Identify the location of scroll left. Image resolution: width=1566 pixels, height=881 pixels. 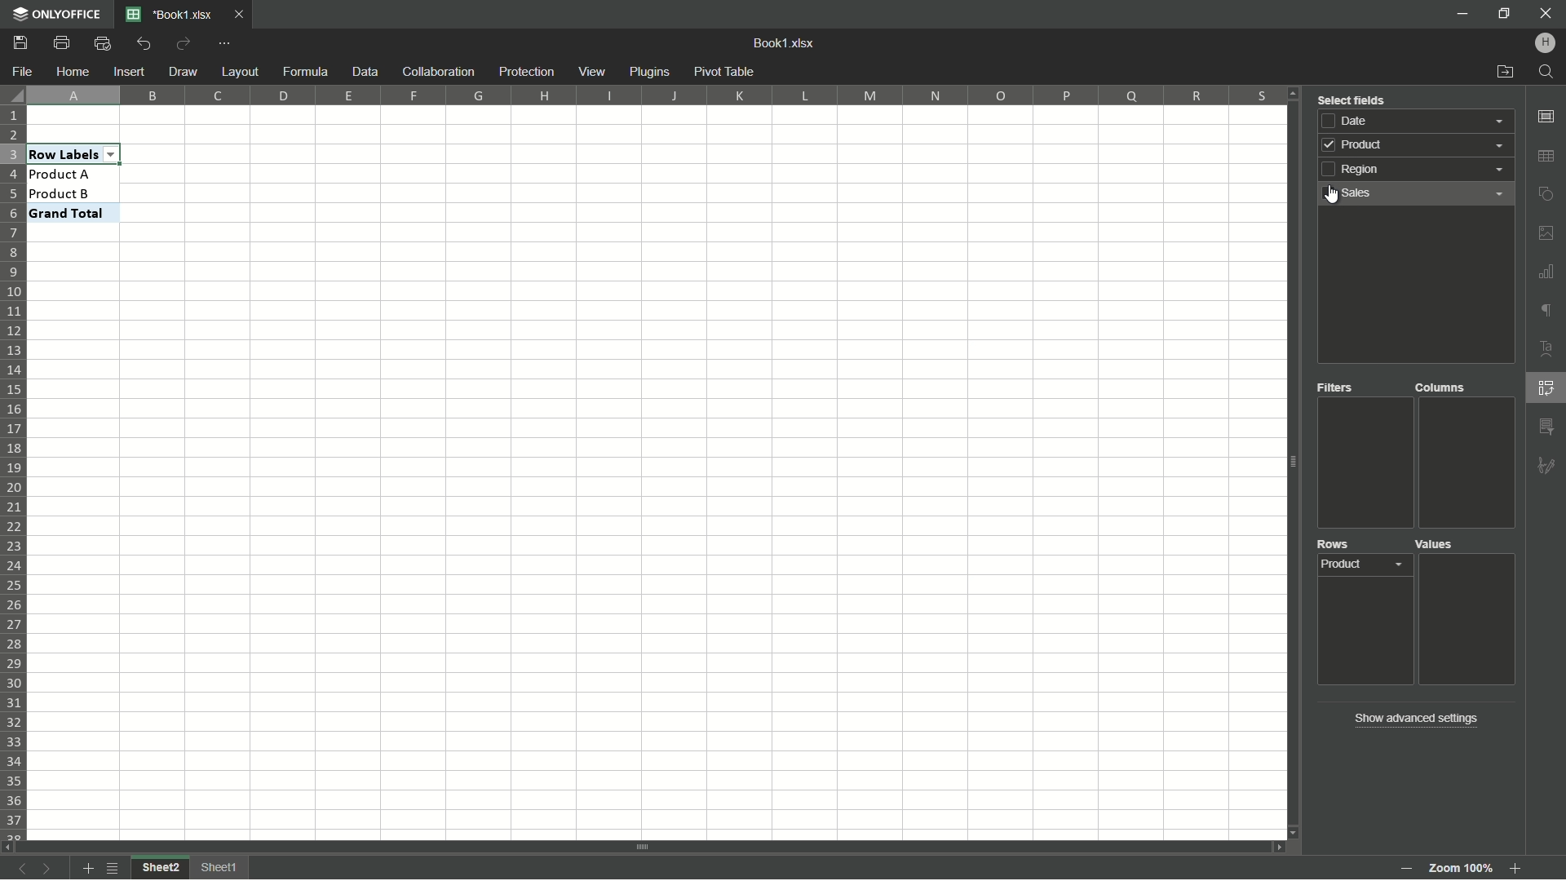
(10, 846).